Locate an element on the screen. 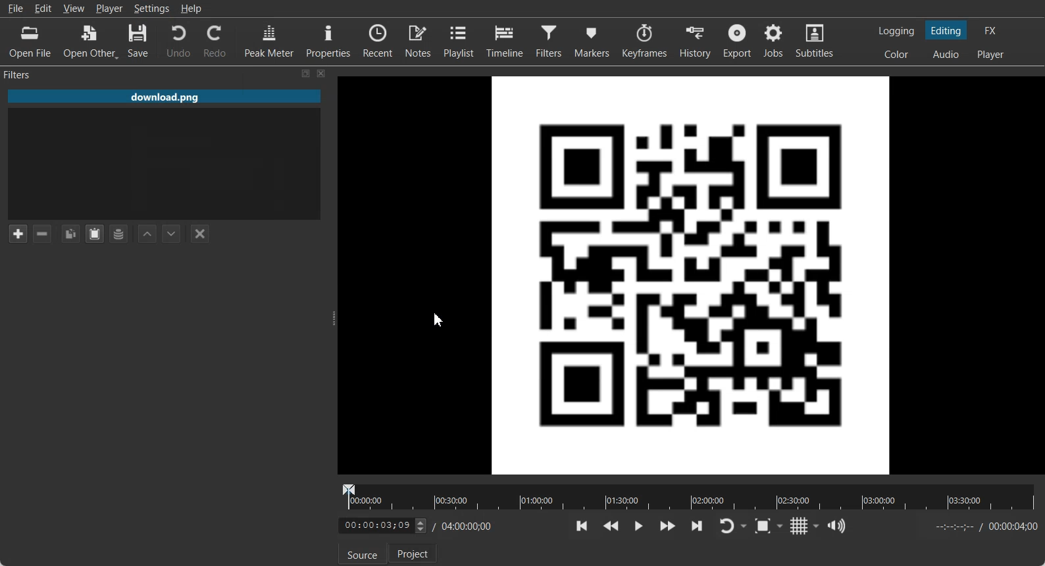  Notes is located at coordinates (419, 40).